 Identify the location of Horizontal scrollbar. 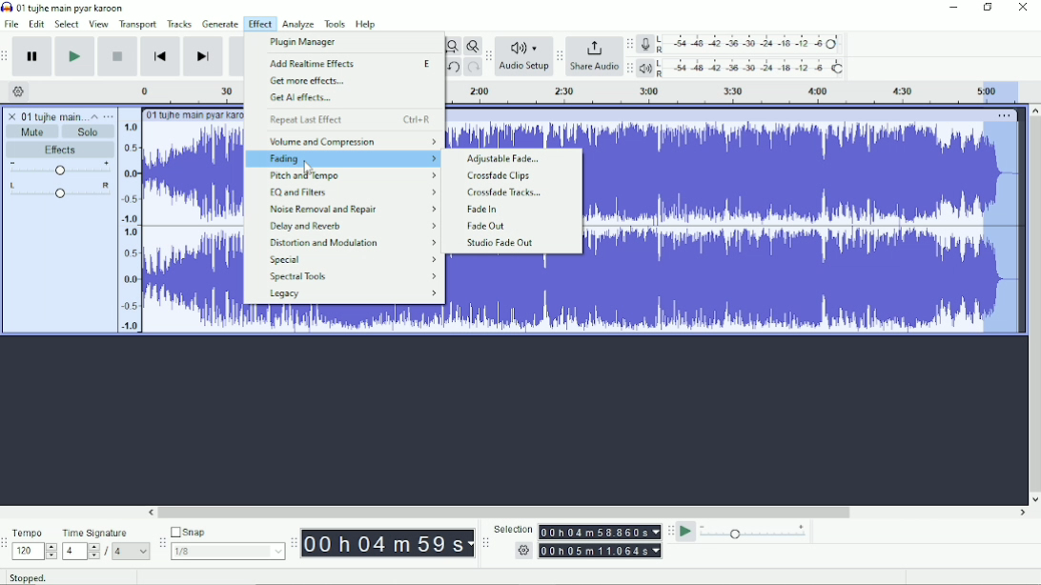
(587, 513).